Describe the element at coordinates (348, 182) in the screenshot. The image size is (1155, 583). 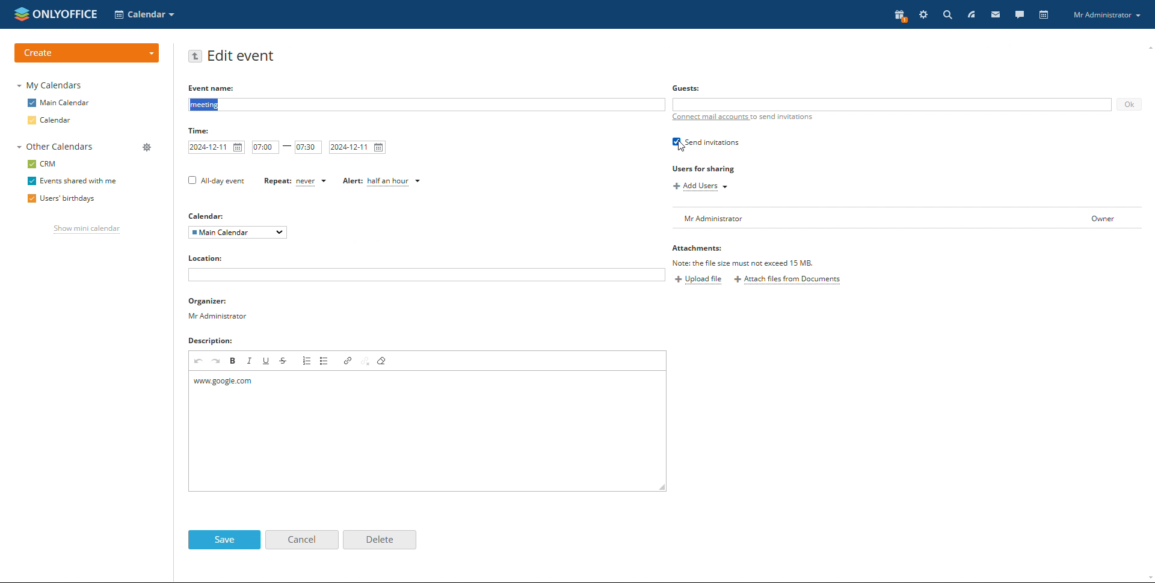
I see `Alert:` at that location.